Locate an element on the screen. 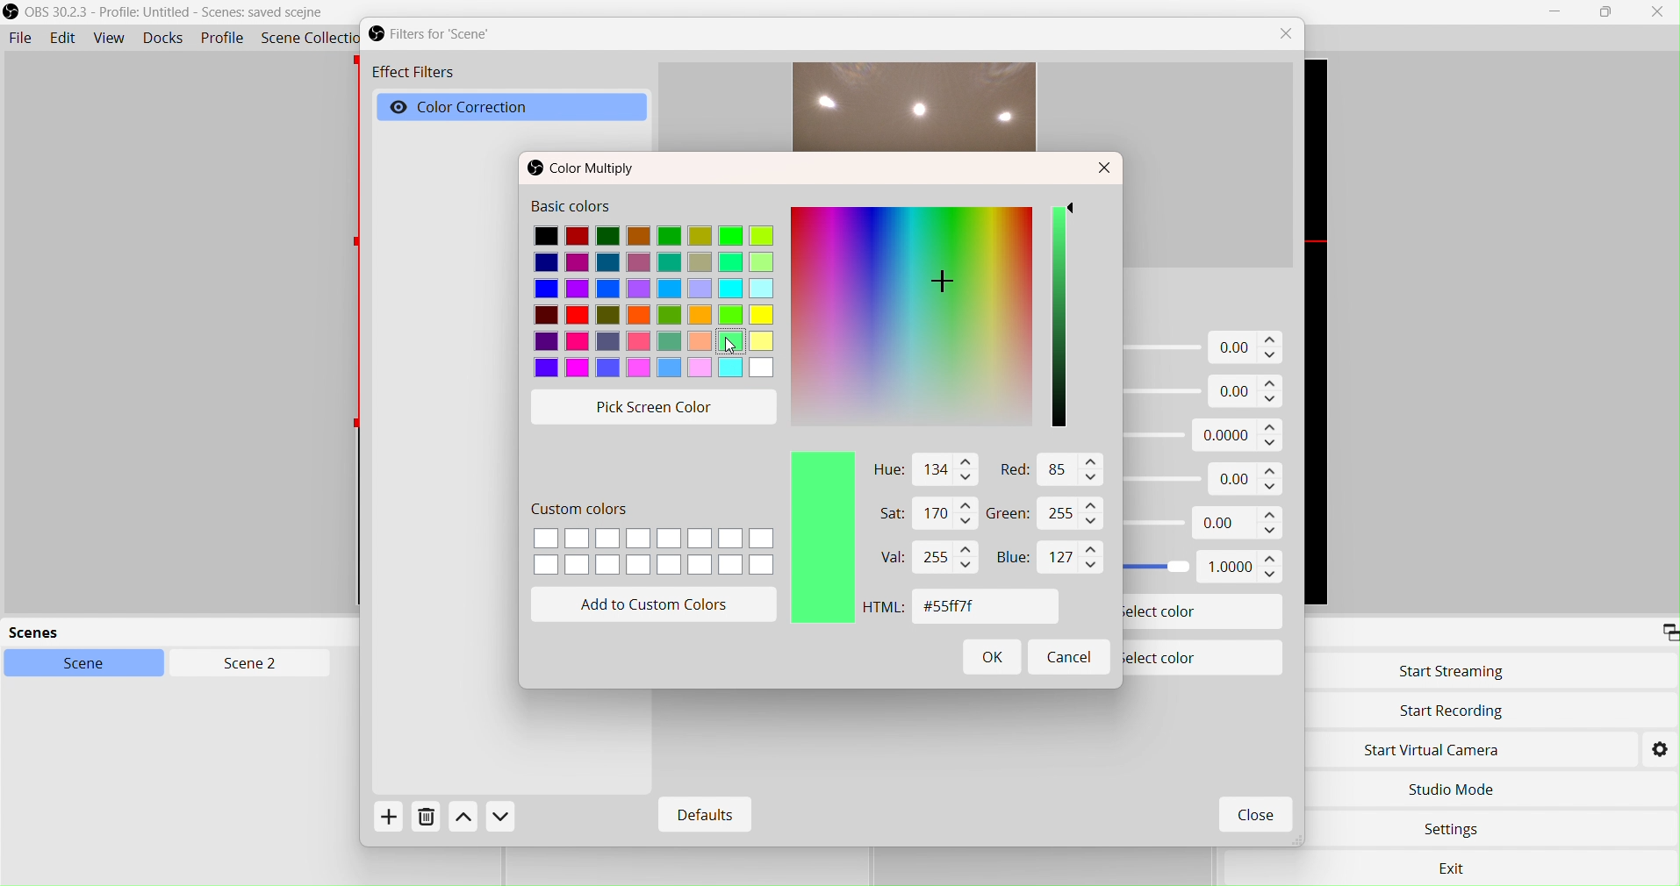 The width and height of the screenshot is (1680, 886). color scale is located at coordinates (1062, 319).